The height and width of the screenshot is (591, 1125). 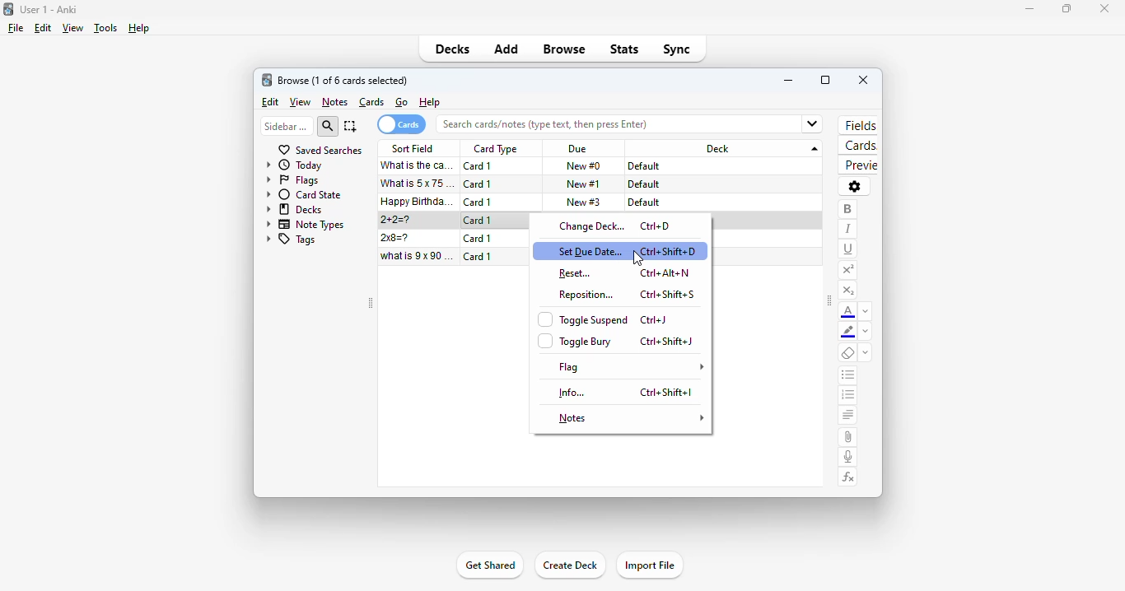 What do you see at coordinates (267, 80) in the screenshot?
I see `logo` at bounding box center [267, 80].